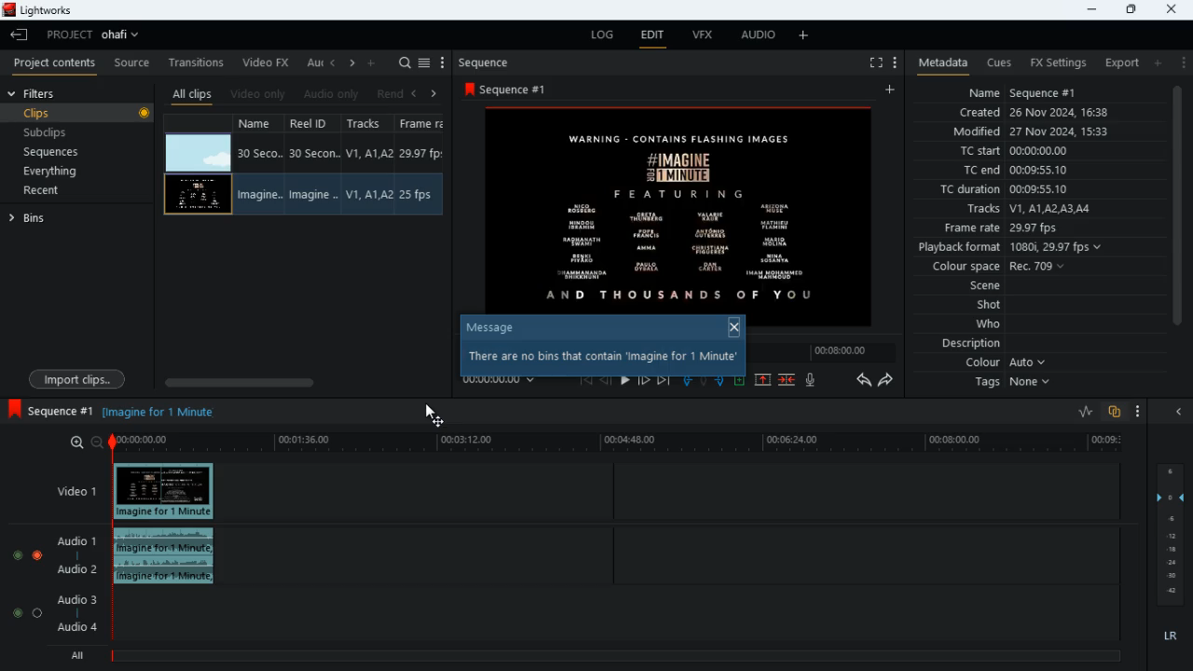 Image resolution: width=1193 pixels, height=671 pixels. Describe the element at coordinates (585, 379) in the screenshot. I see `beggining` at that location.